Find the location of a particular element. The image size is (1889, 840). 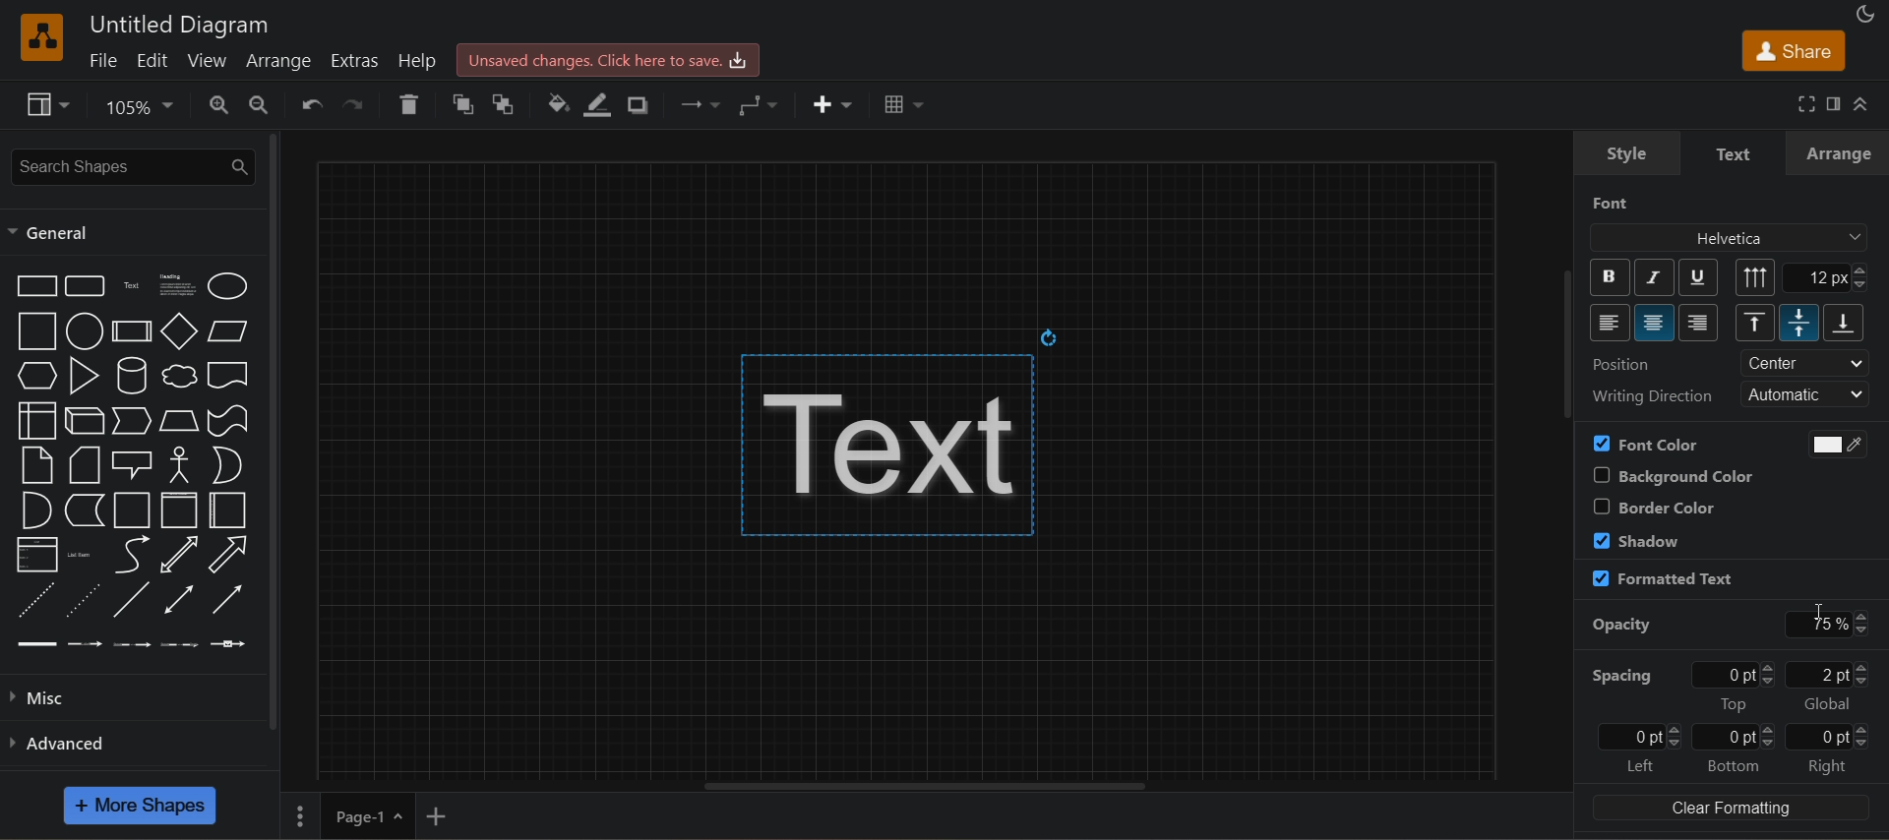

clear formatting is located at coordinates (1731, 808).